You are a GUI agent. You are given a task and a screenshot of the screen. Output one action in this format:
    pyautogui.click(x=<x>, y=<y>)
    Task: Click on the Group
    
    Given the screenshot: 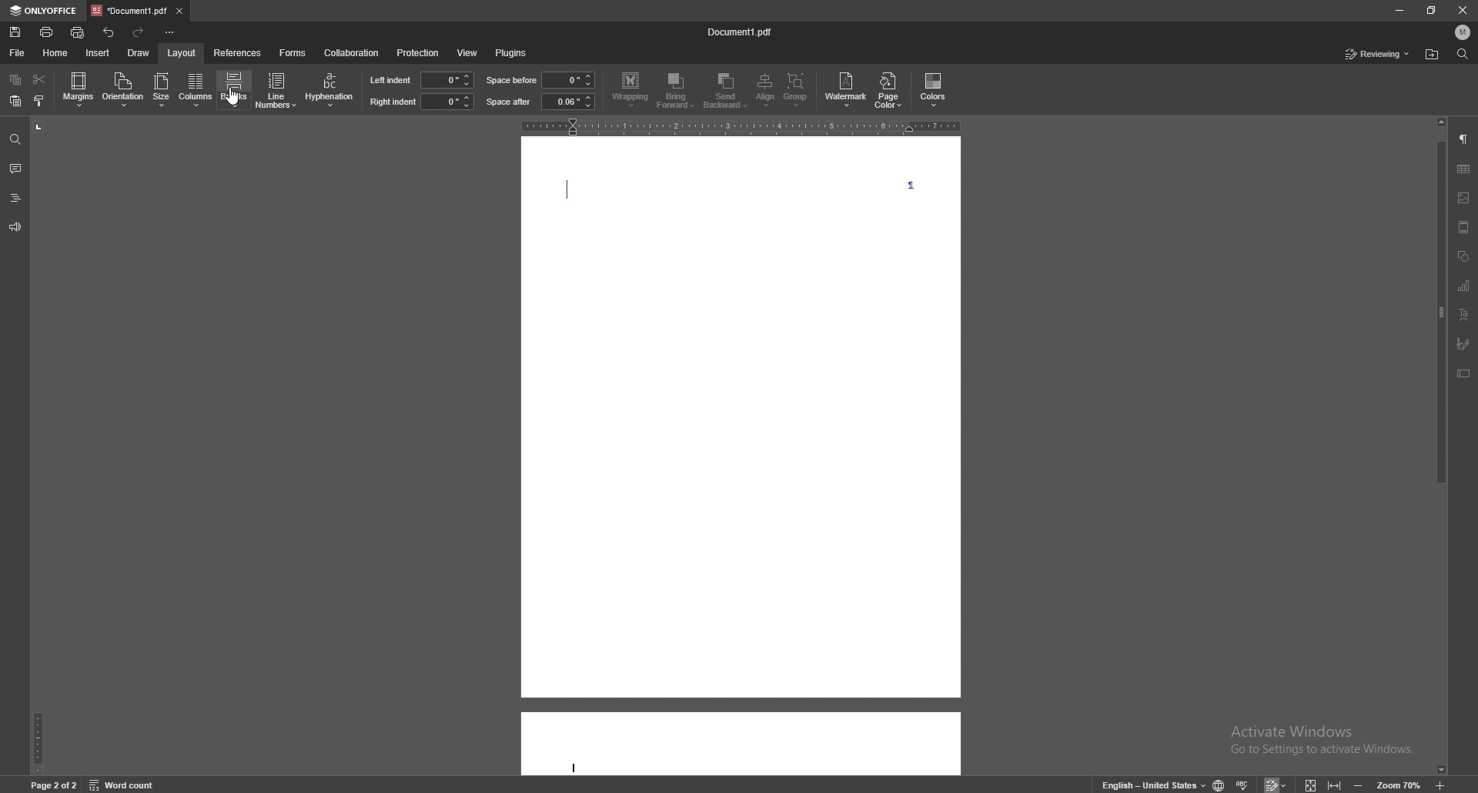 What is the action you would take?
    pyautogui.click(x=801, y=92)
    